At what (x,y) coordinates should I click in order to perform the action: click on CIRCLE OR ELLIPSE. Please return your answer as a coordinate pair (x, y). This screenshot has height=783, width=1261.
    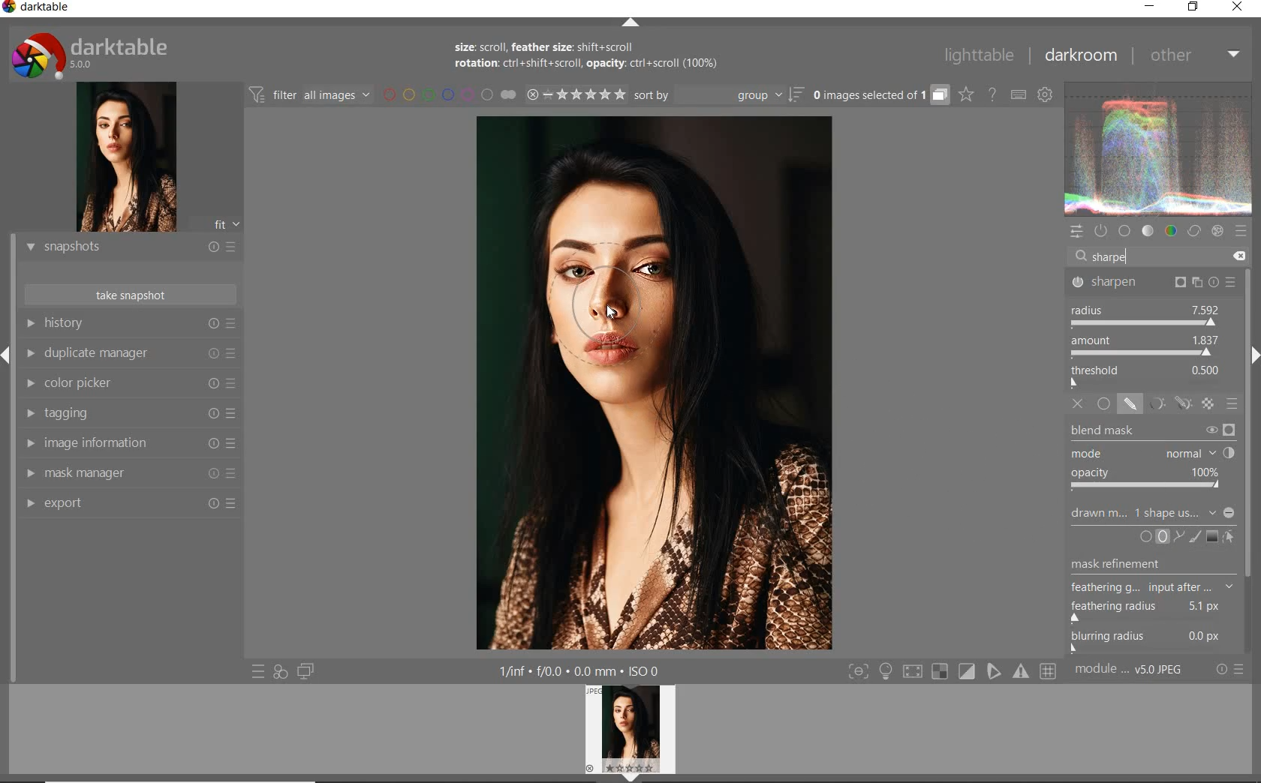
    Looking at the image, I should click on (1151, 538).